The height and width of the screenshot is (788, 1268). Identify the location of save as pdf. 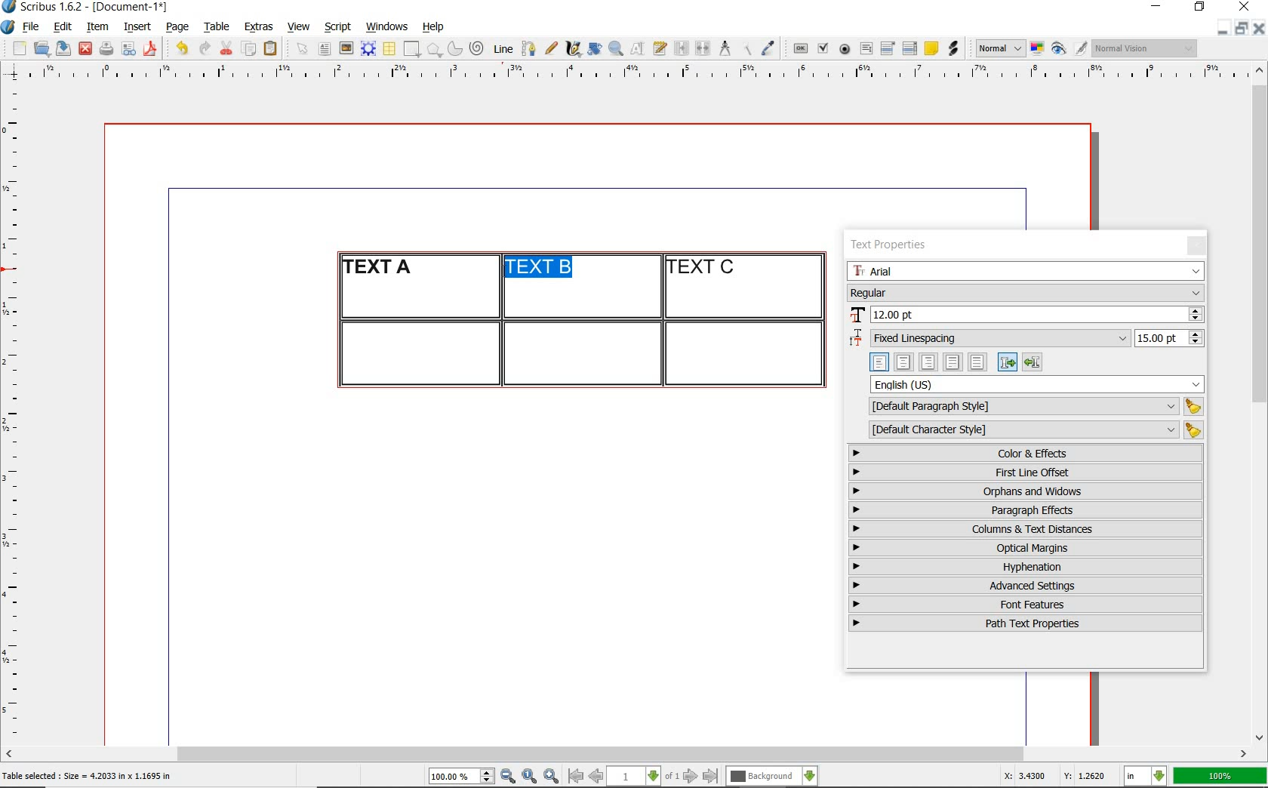
(152, 48).